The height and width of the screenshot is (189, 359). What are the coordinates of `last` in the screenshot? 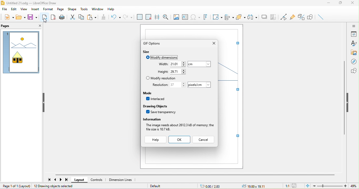 It's located at (67, 180).